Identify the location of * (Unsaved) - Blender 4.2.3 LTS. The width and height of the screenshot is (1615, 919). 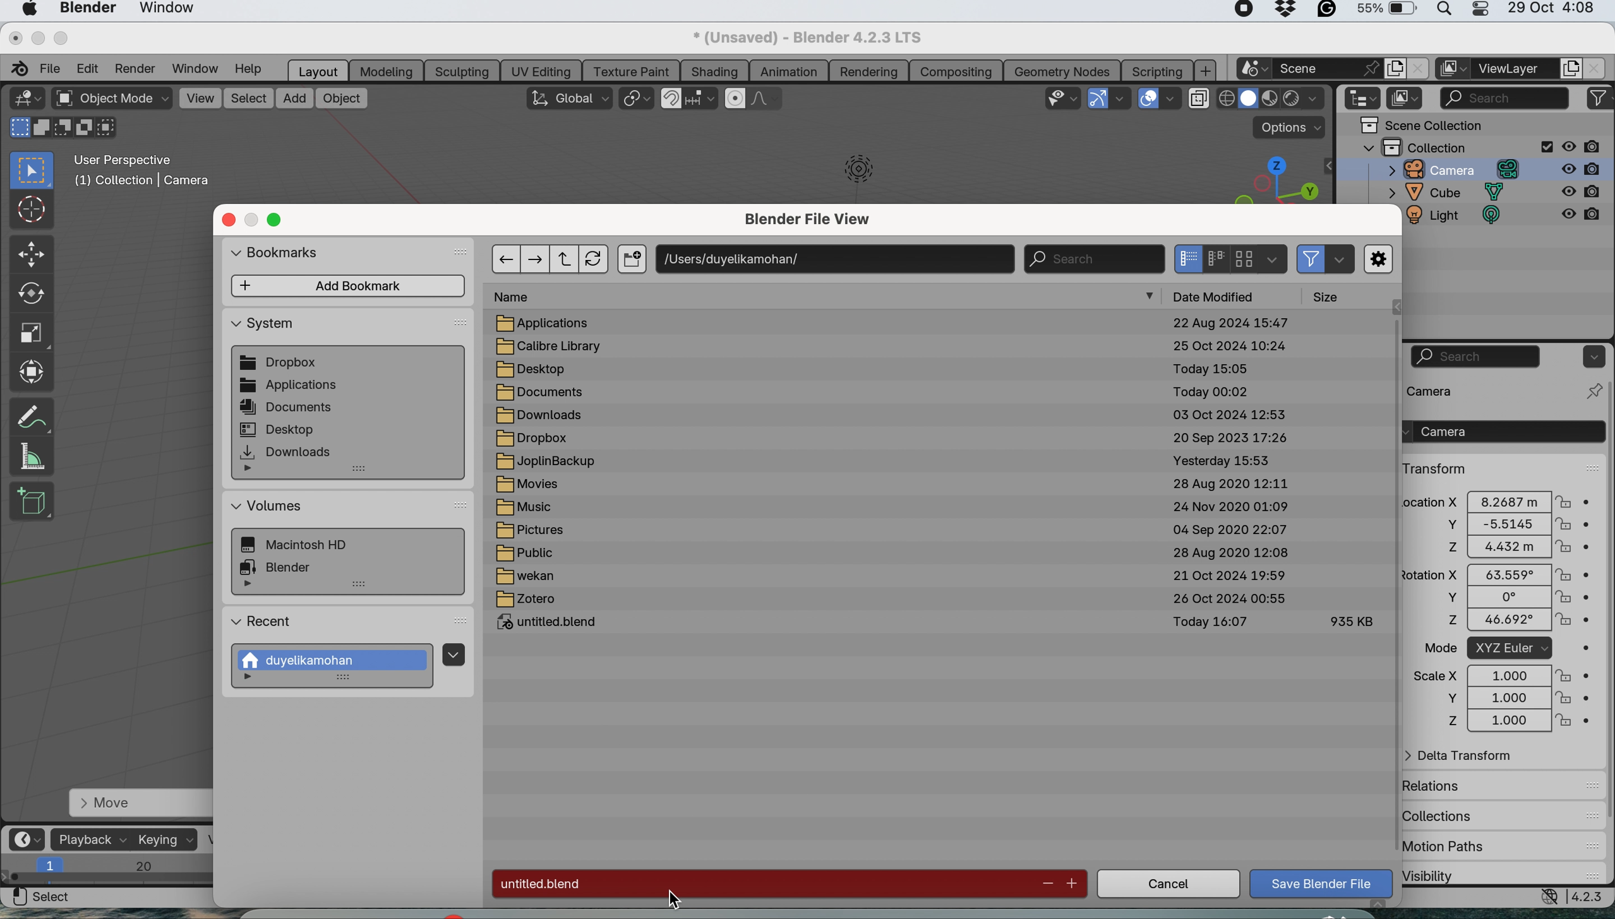
(805, 38).